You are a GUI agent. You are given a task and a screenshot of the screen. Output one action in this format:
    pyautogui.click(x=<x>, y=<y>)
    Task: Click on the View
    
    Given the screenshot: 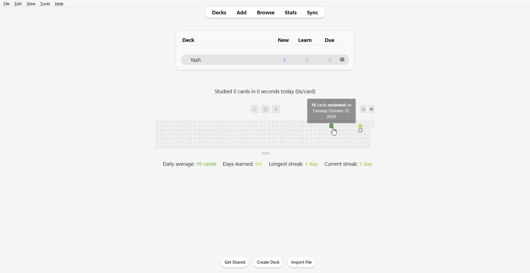 What is the action you would take?
    pyautogui.click(x=31, y=4)
    